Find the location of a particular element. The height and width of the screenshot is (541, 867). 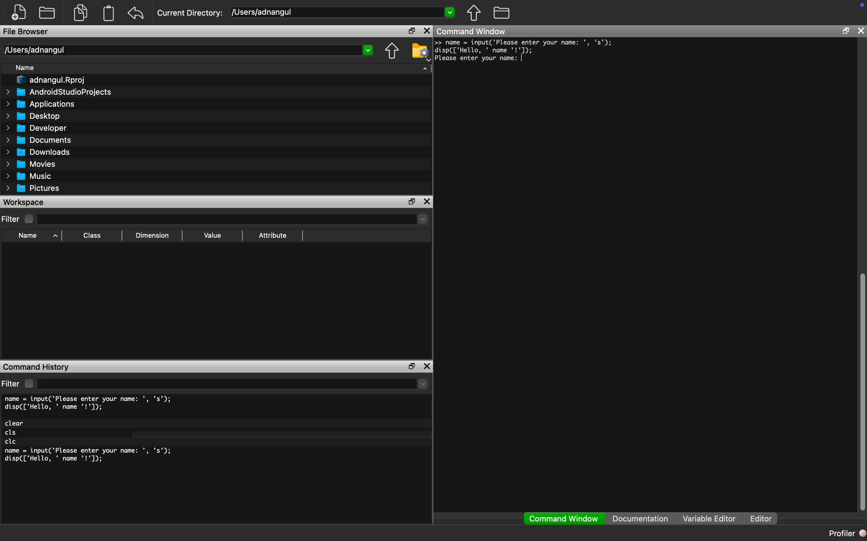

Dimension is located at coordinates (152, 236).